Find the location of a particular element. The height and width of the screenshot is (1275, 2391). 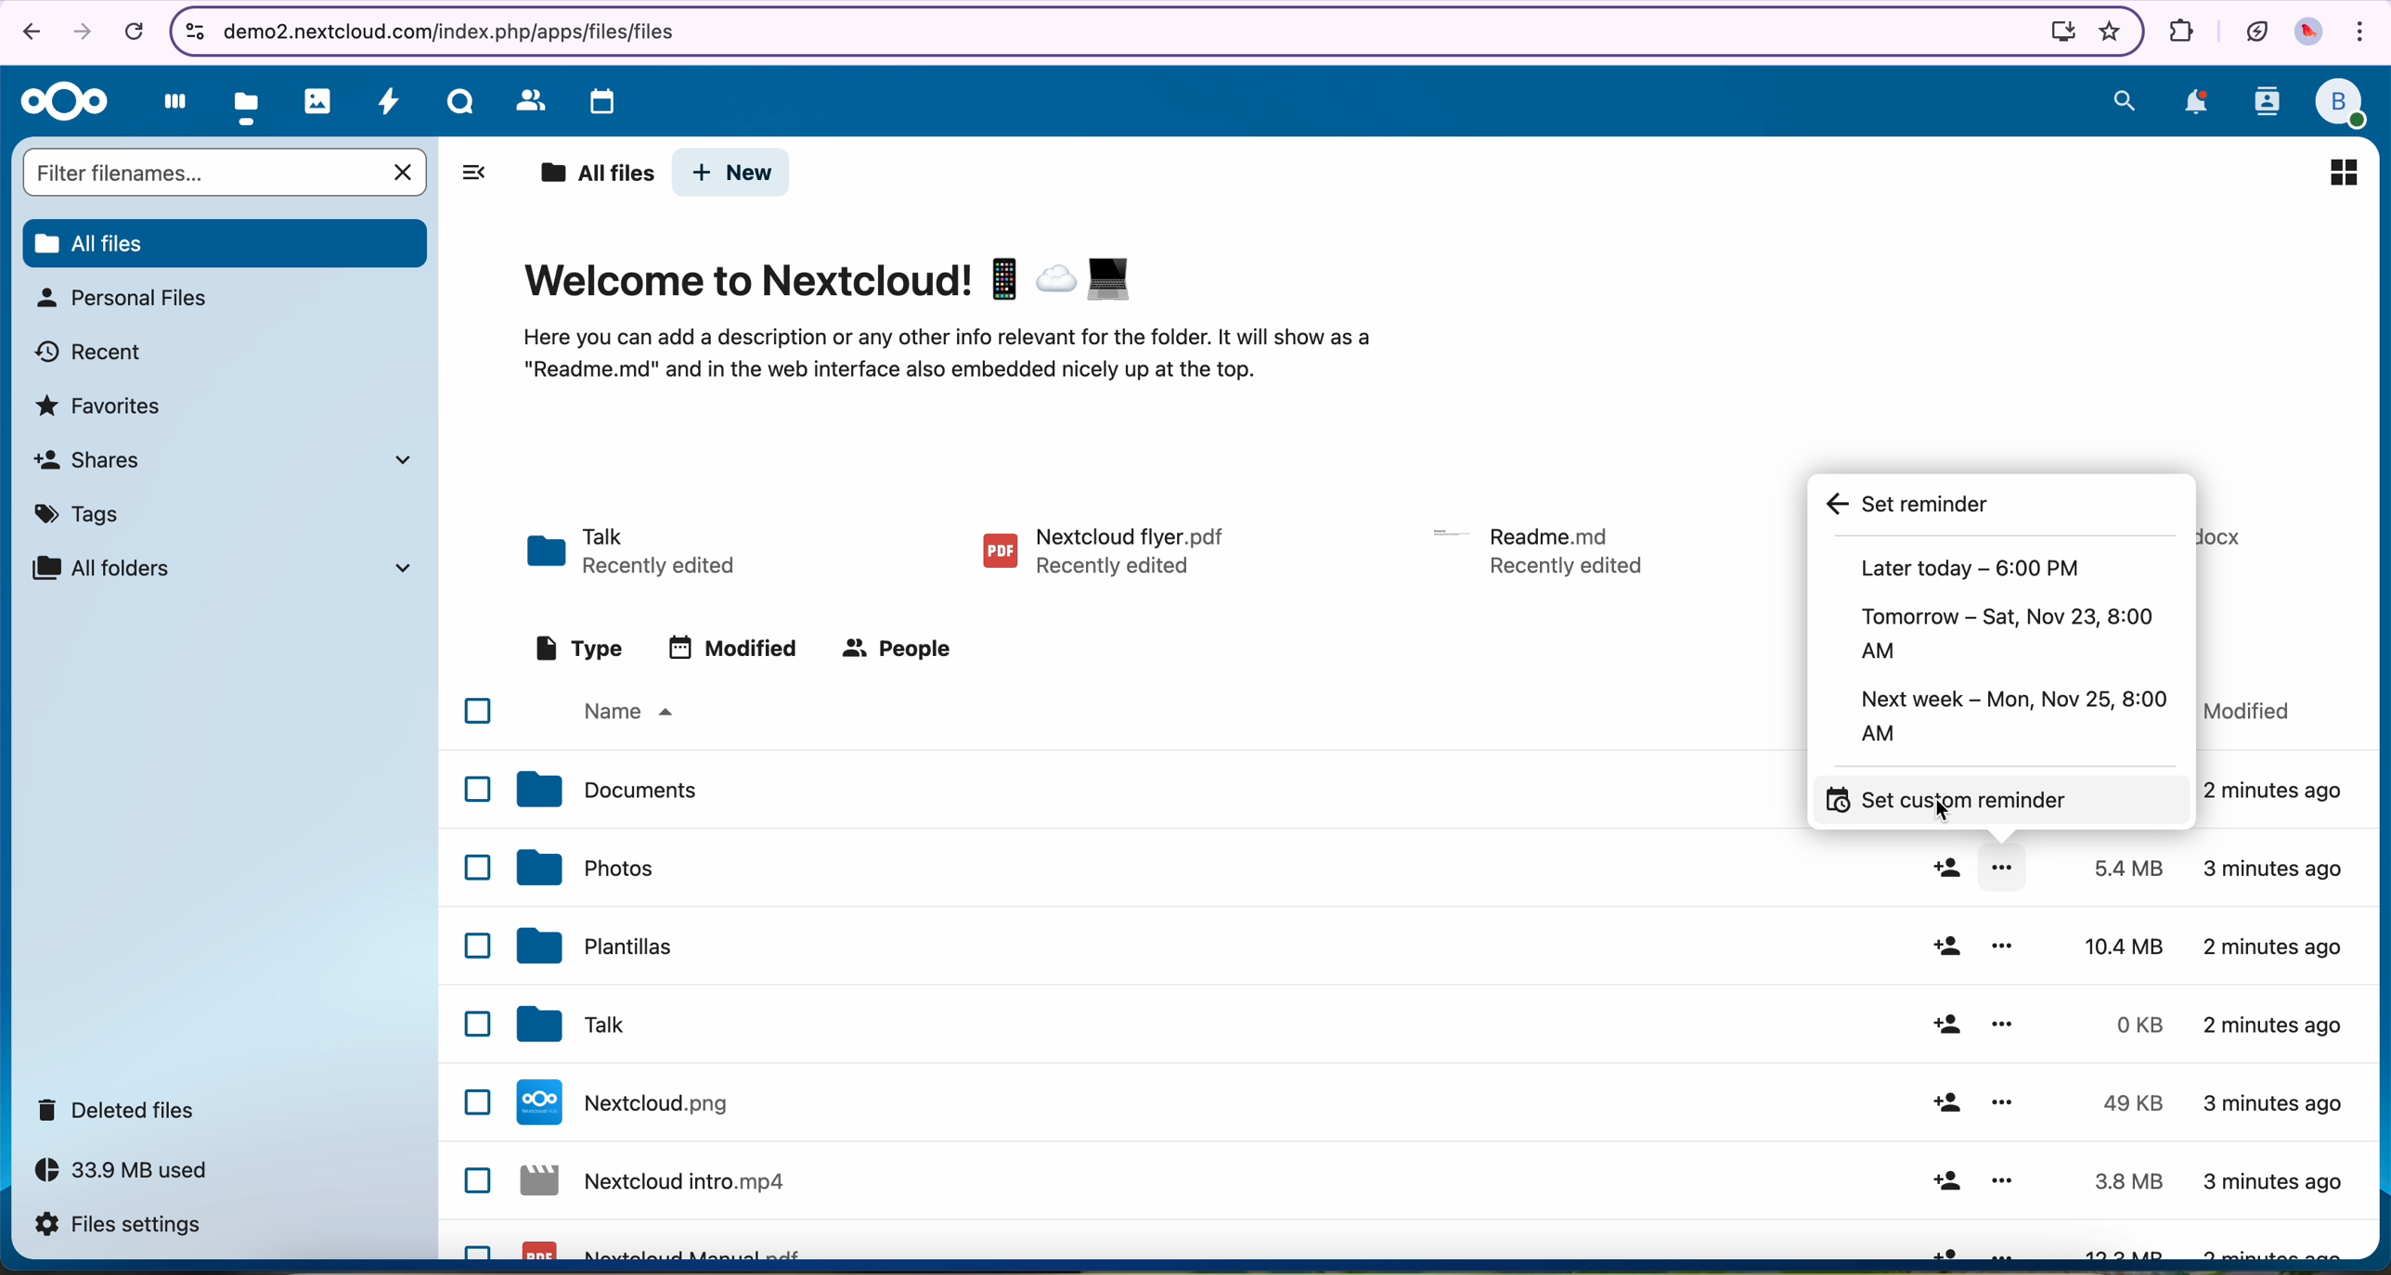

search is located at coordinates (2122, 99).